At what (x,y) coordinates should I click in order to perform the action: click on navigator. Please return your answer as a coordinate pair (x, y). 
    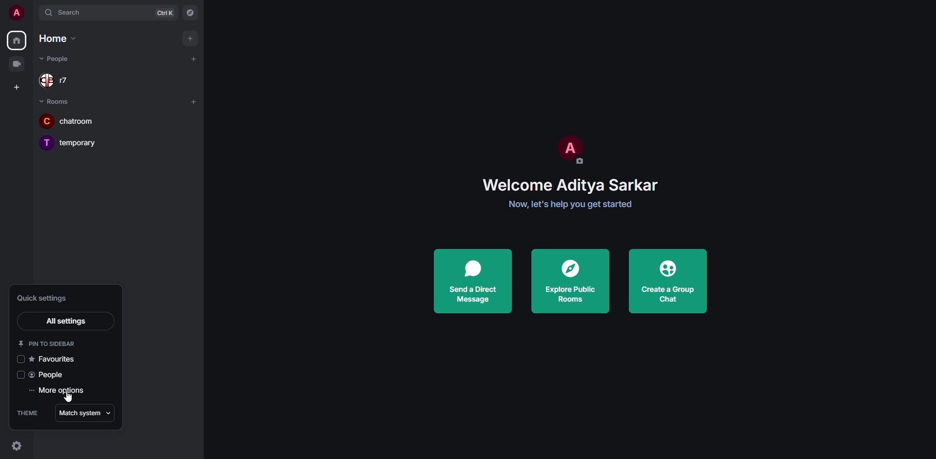
    Looking at the image, I should click on (192, 13).